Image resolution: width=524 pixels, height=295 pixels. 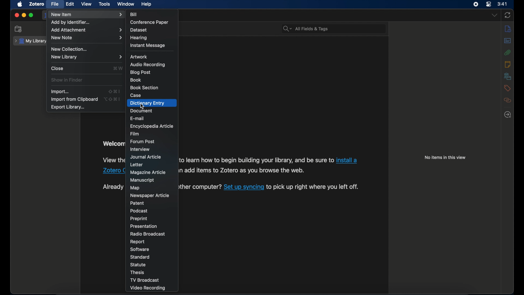 I want to click on dictionary entry, so click(x=147, y=103).